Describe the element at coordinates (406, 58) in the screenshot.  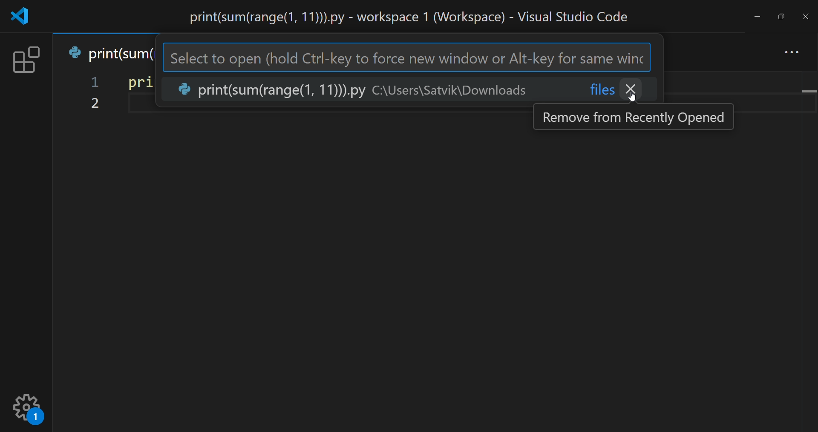
I see `Select to open (hold Ctrl-kev to force new window or Alt-key for same win` at that location.